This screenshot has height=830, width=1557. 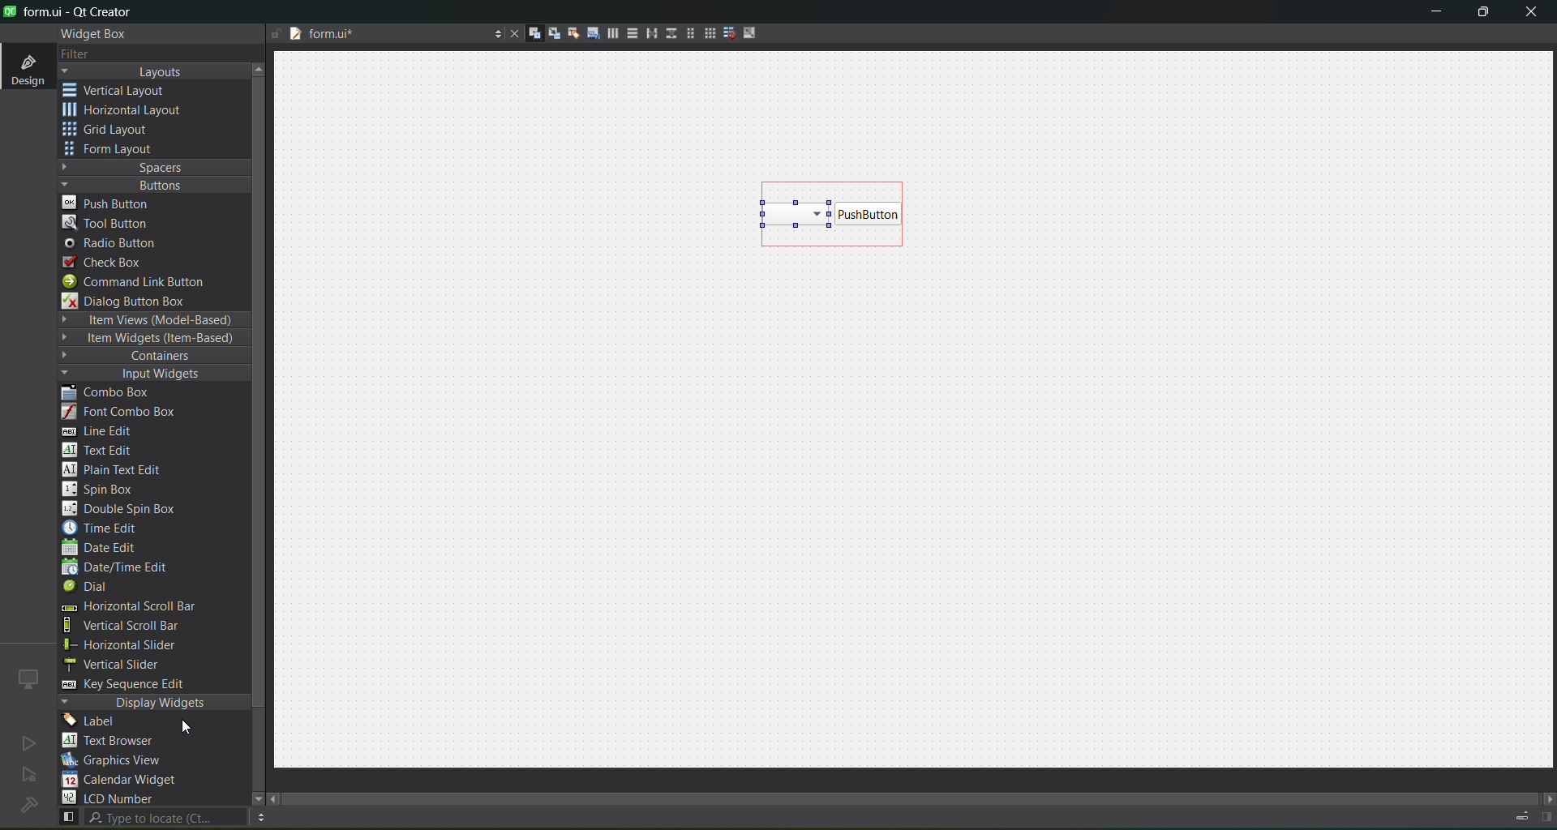 What do you see at coordinates (126, 113) in the screenshot?
I see `horizontal` at bounding box center [126, 113].